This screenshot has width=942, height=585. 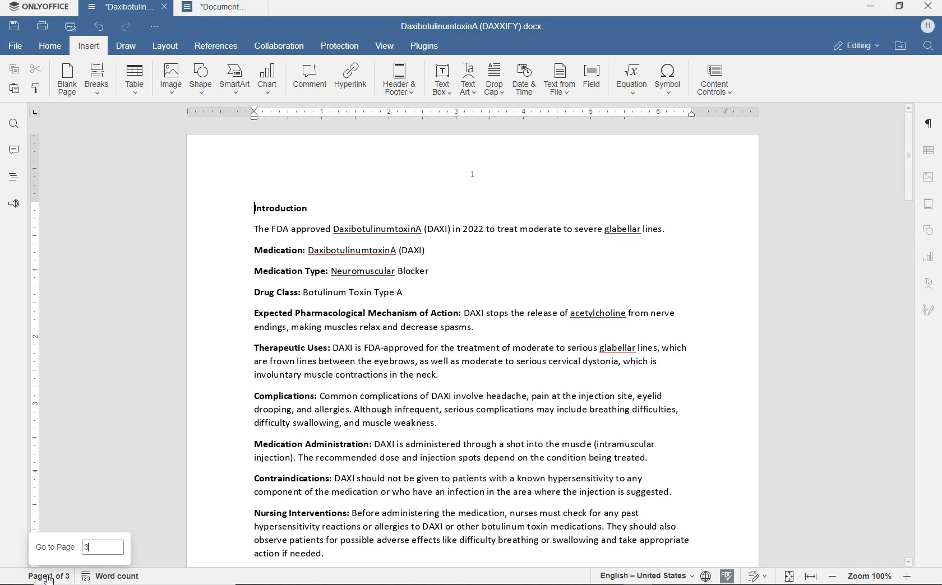 What do you see at coordinates (96, 78) in the screenshot?
I see `breaks` at bounding box center [96, 78].